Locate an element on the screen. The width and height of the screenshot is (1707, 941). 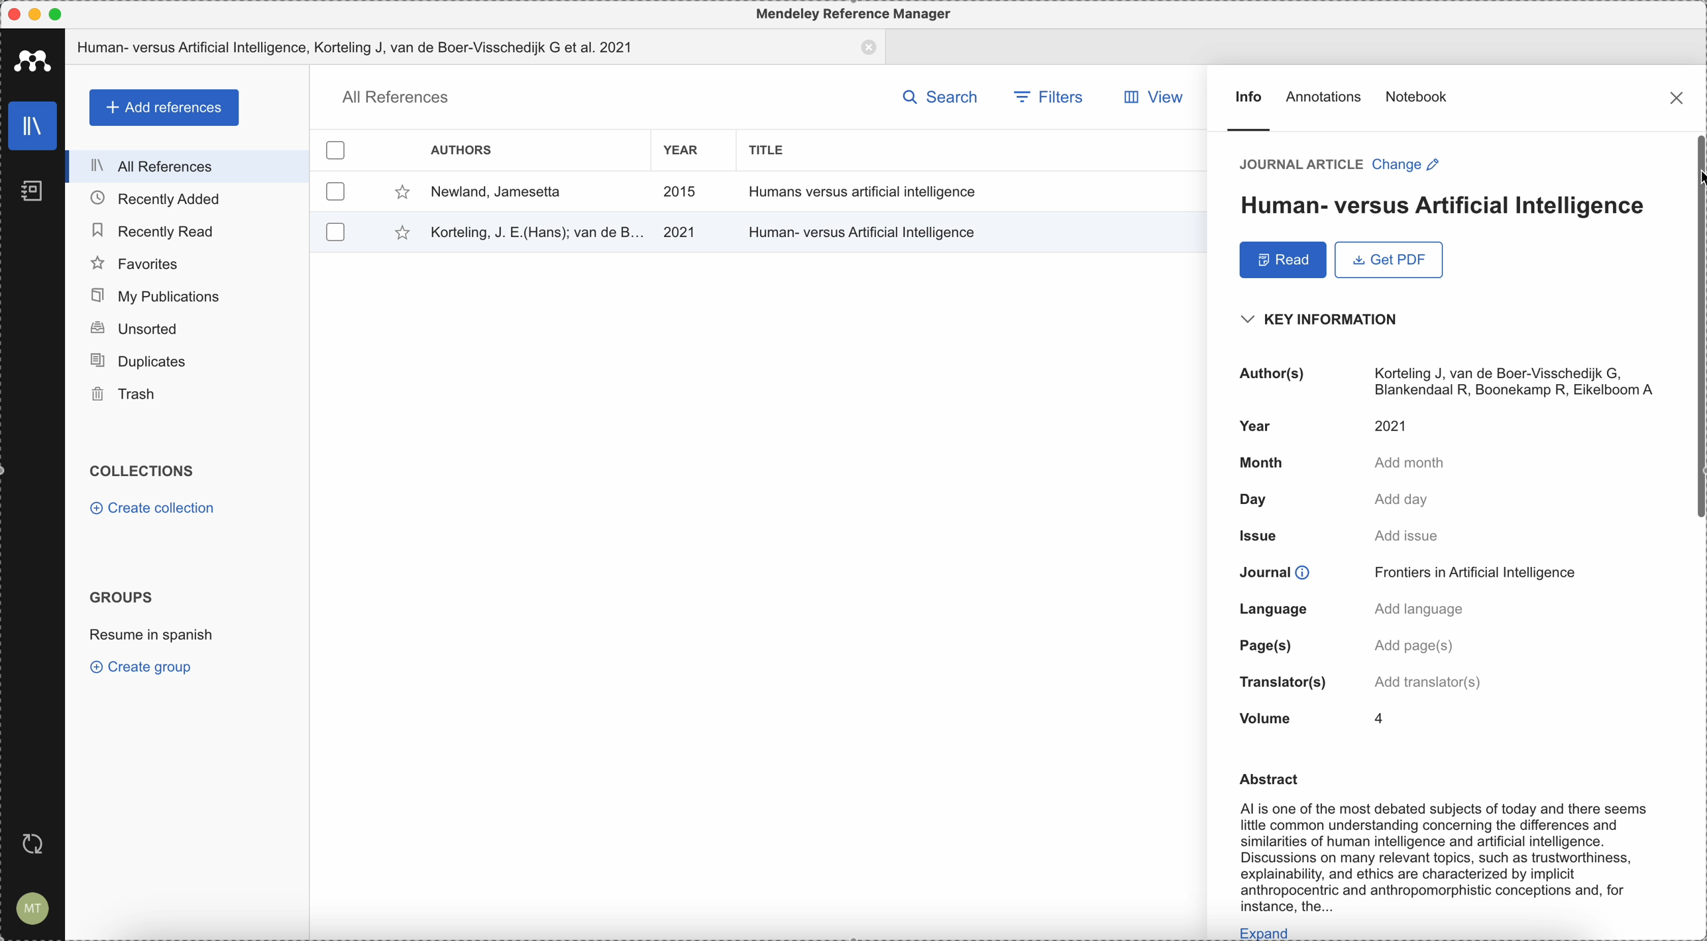
minimize Mendeley is located at coordinates (38, 13).